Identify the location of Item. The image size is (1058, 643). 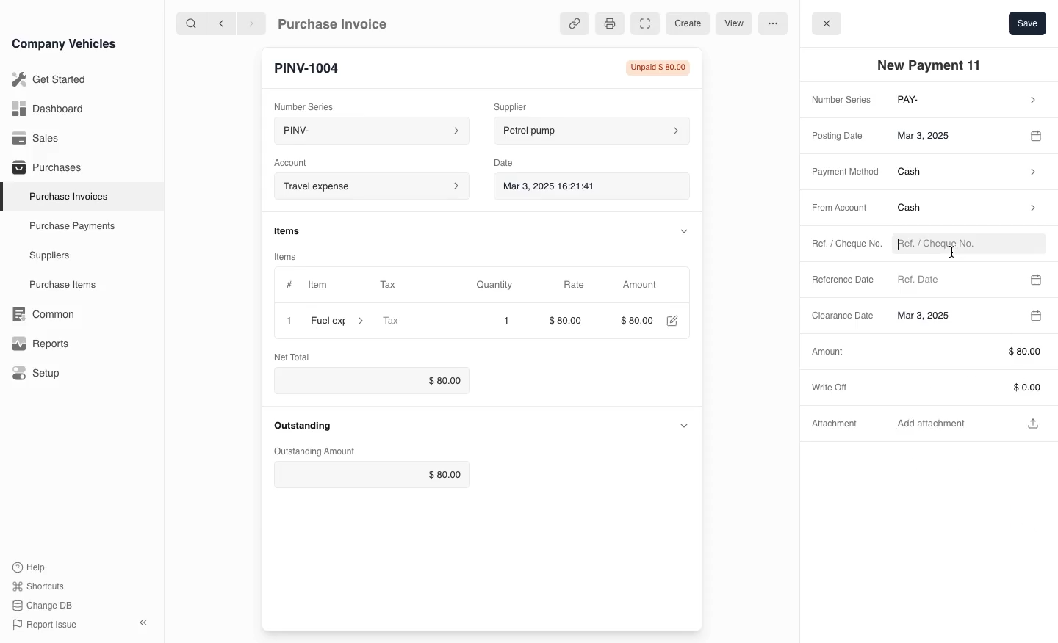
(308, 286).